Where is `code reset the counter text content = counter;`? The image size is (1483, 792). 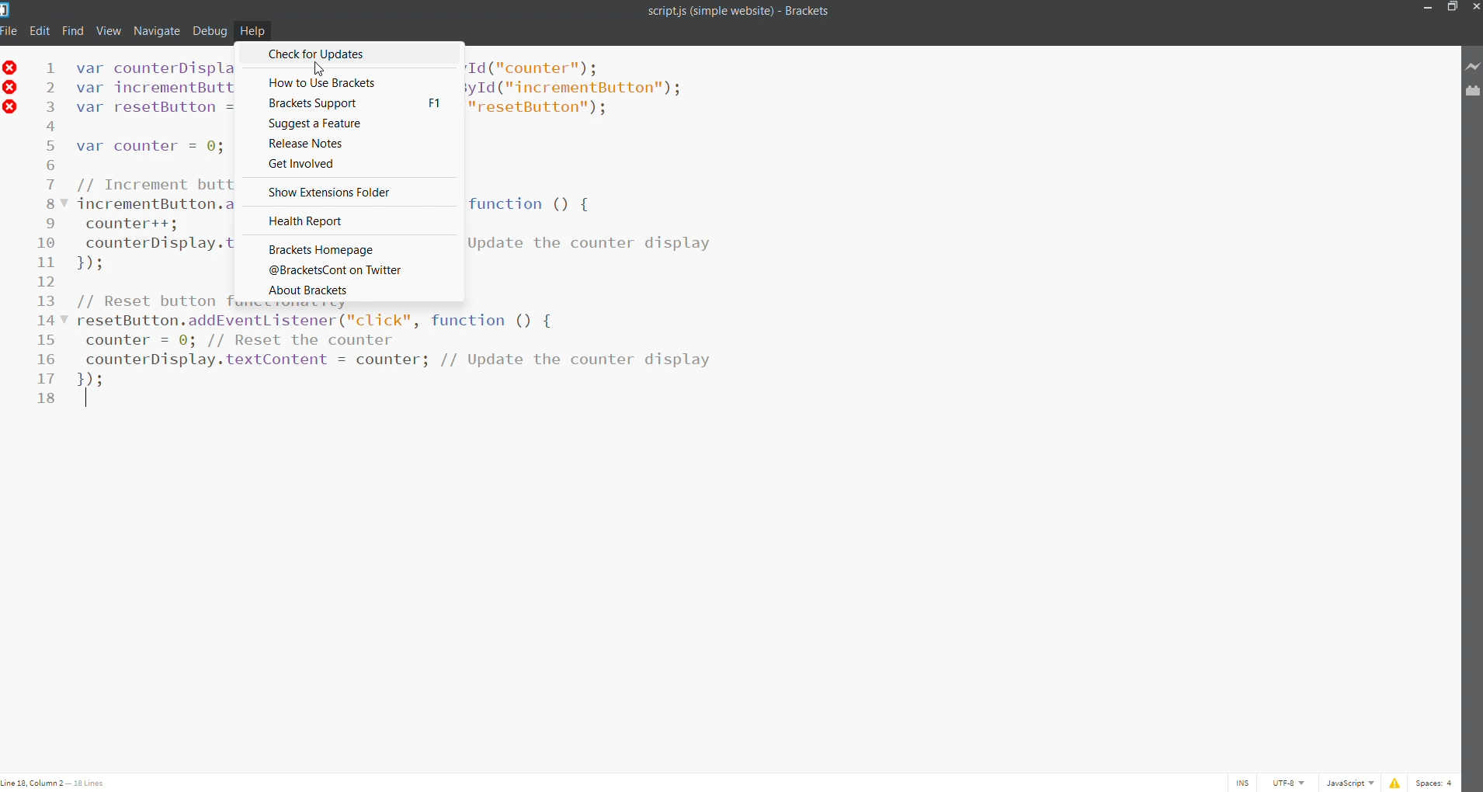 code reset the counter text content = counter; is located at coordinates (350, 339).